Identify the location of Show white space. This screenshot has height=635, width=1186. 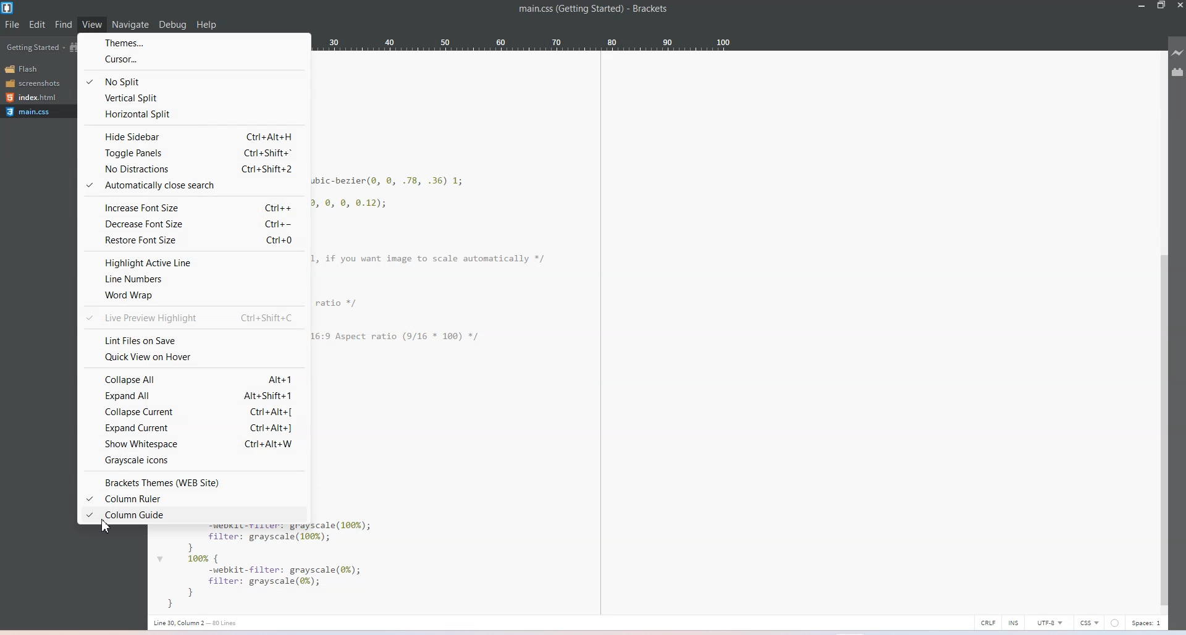
(195, 444).